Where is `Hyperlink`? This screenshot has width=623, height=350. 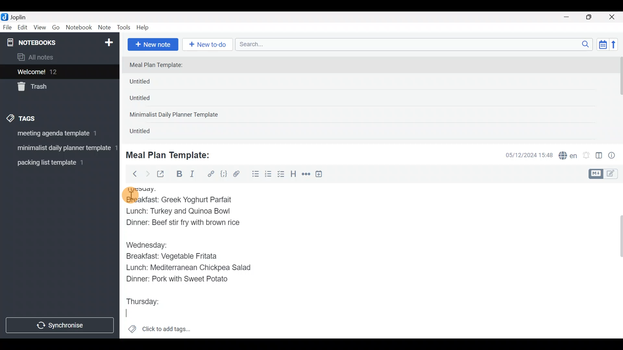
Hyperlink is located at coordinates (211, 174).